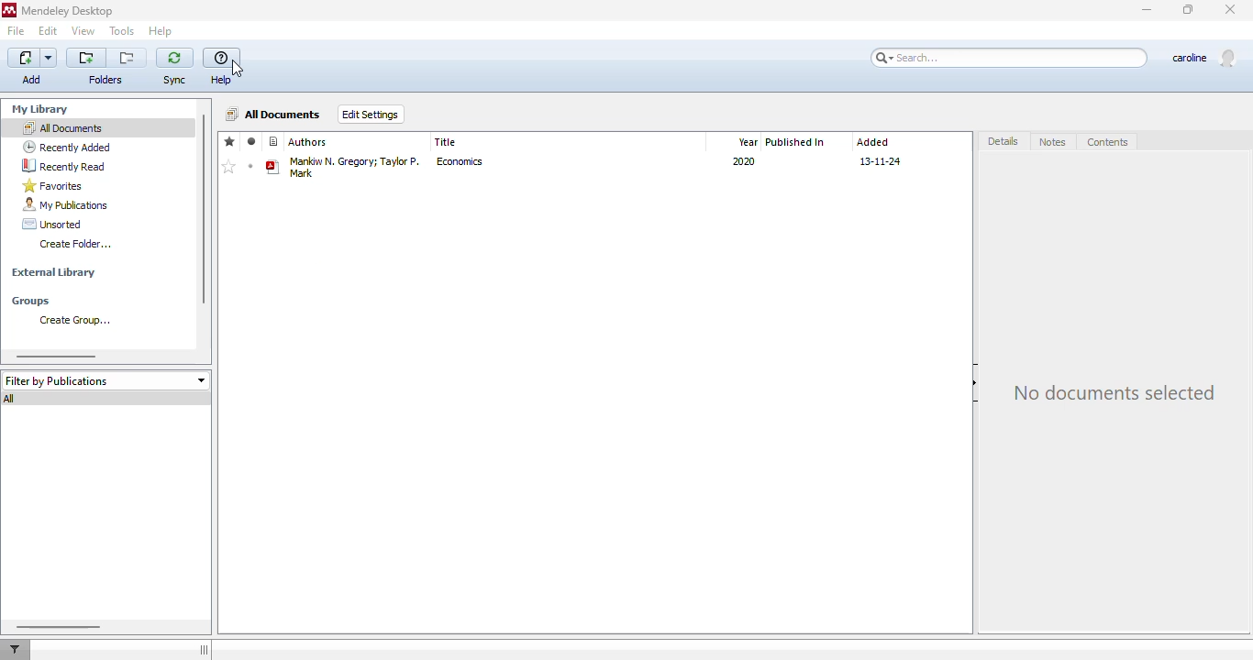 The width and height of the screenshot is (1253, 660). I want to click on details, so click(1003, 141).